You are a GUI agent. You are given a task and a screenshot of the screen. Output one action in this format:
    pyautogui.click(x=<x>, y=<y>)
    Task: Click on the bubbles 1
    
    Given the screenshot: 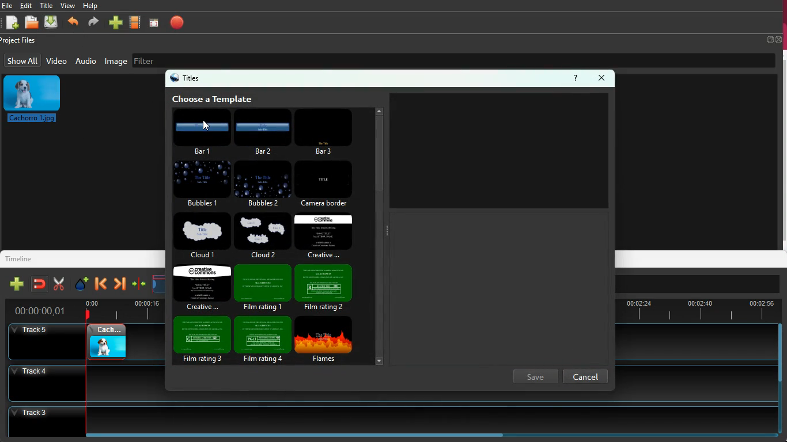 What is the action you would take?
    pyautogui.click(x=200, y=184)
    